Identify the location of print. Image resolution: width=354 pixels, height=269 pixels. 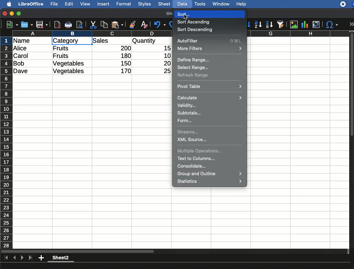
(68, 25).